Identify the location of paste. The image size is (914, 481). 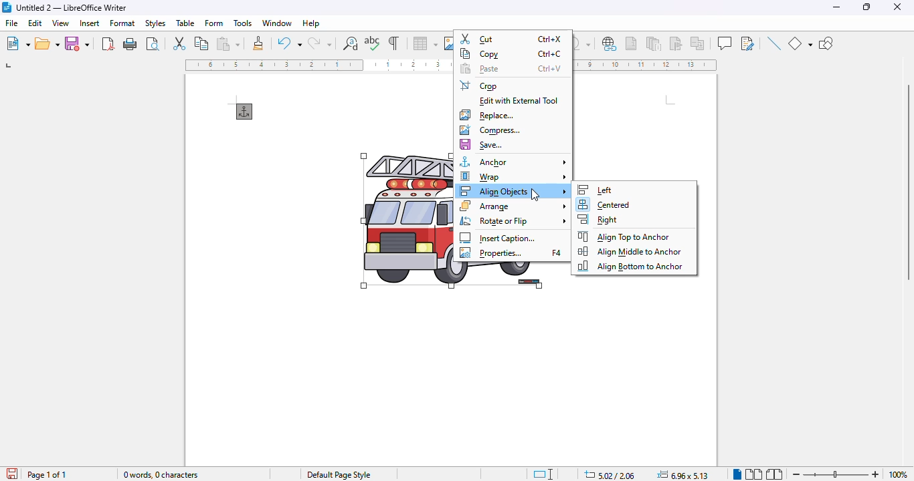
(228, 43).